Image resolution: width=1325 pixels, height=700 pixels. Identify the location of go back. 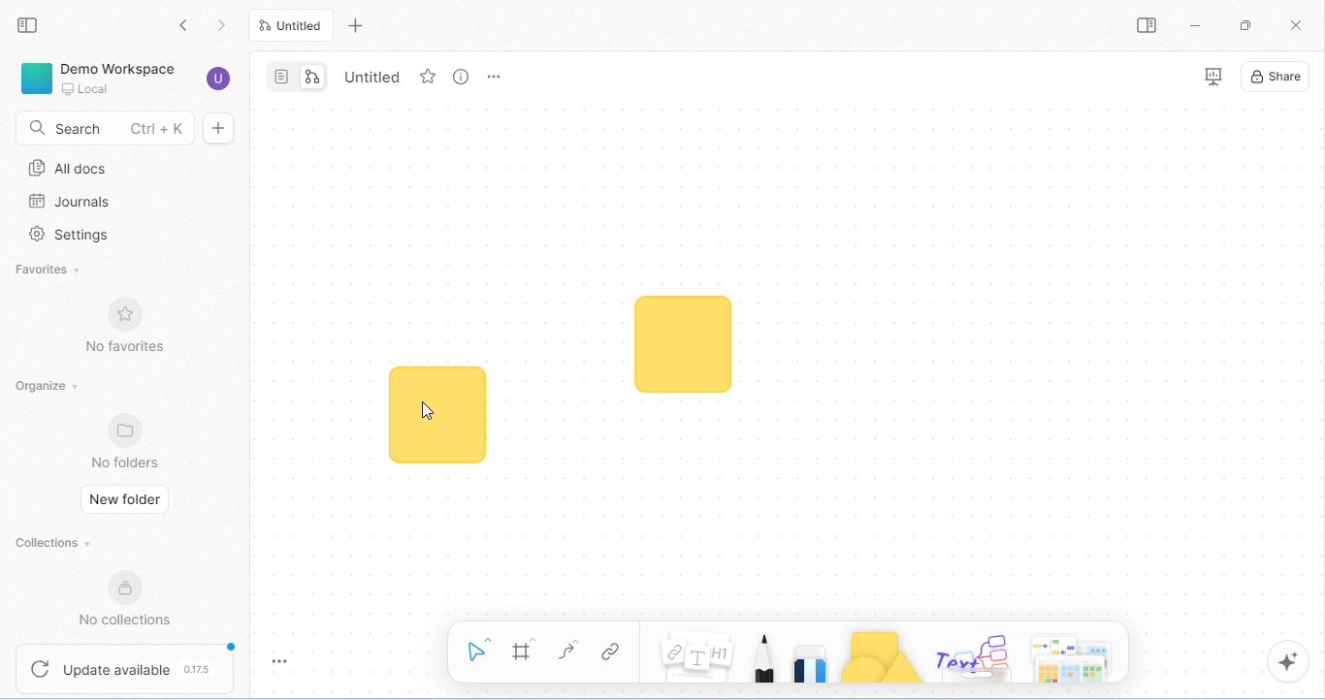
(190, 27).